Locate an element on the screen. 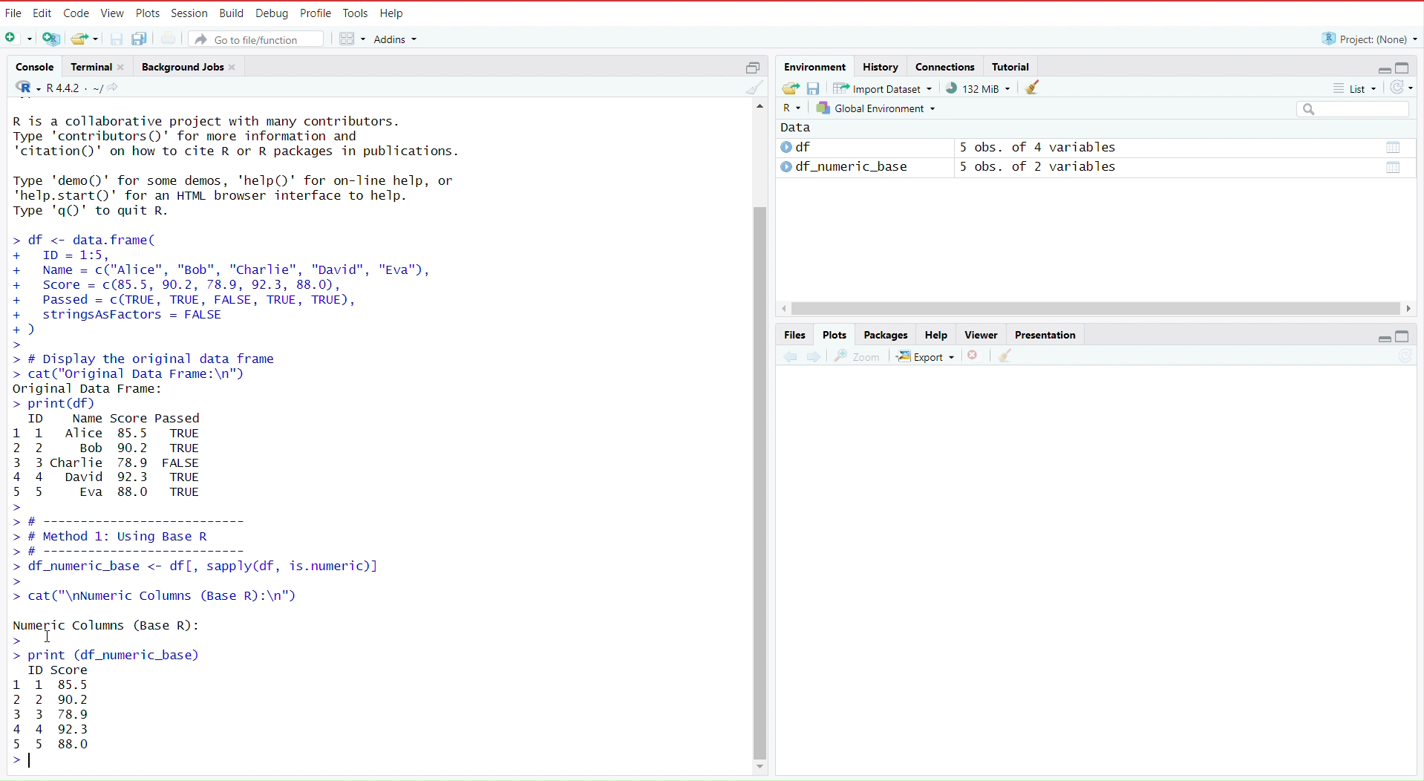  df is located at coordinates (811, 147).